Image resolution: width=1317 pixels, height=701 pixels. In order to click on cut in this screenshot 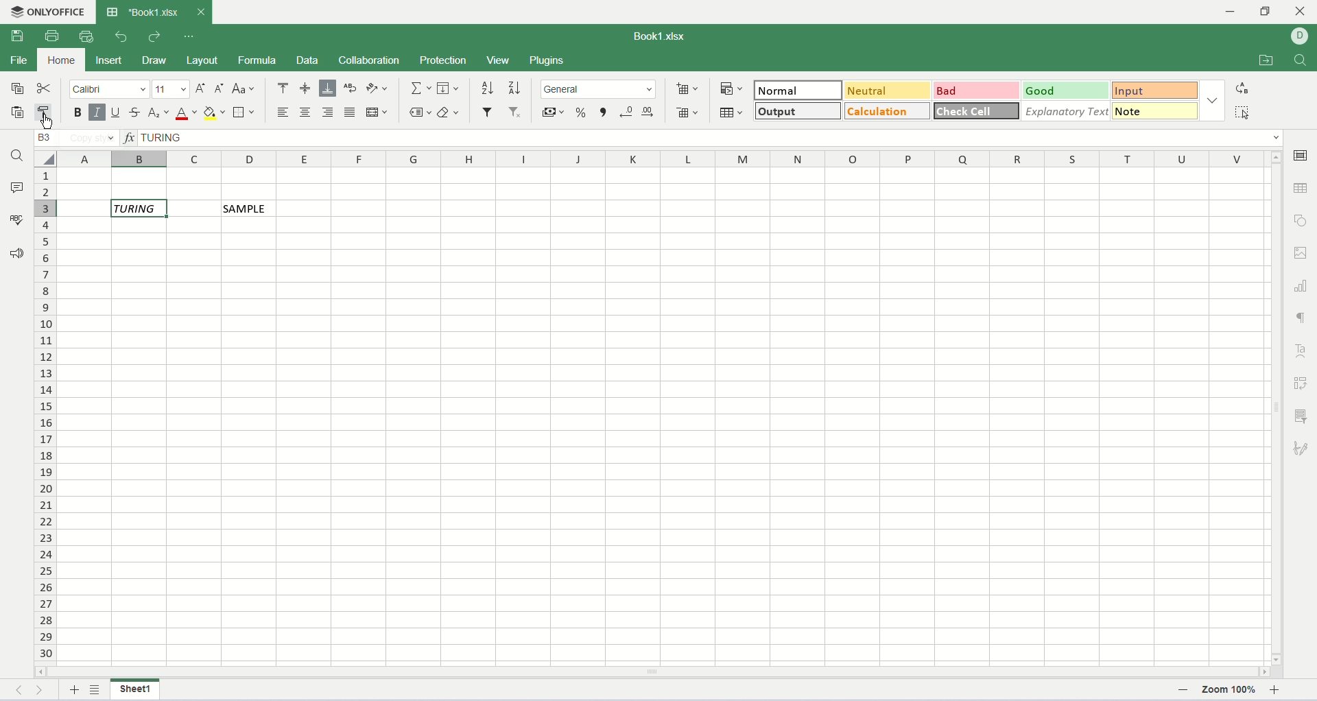, I will do `click(45, 87)`.